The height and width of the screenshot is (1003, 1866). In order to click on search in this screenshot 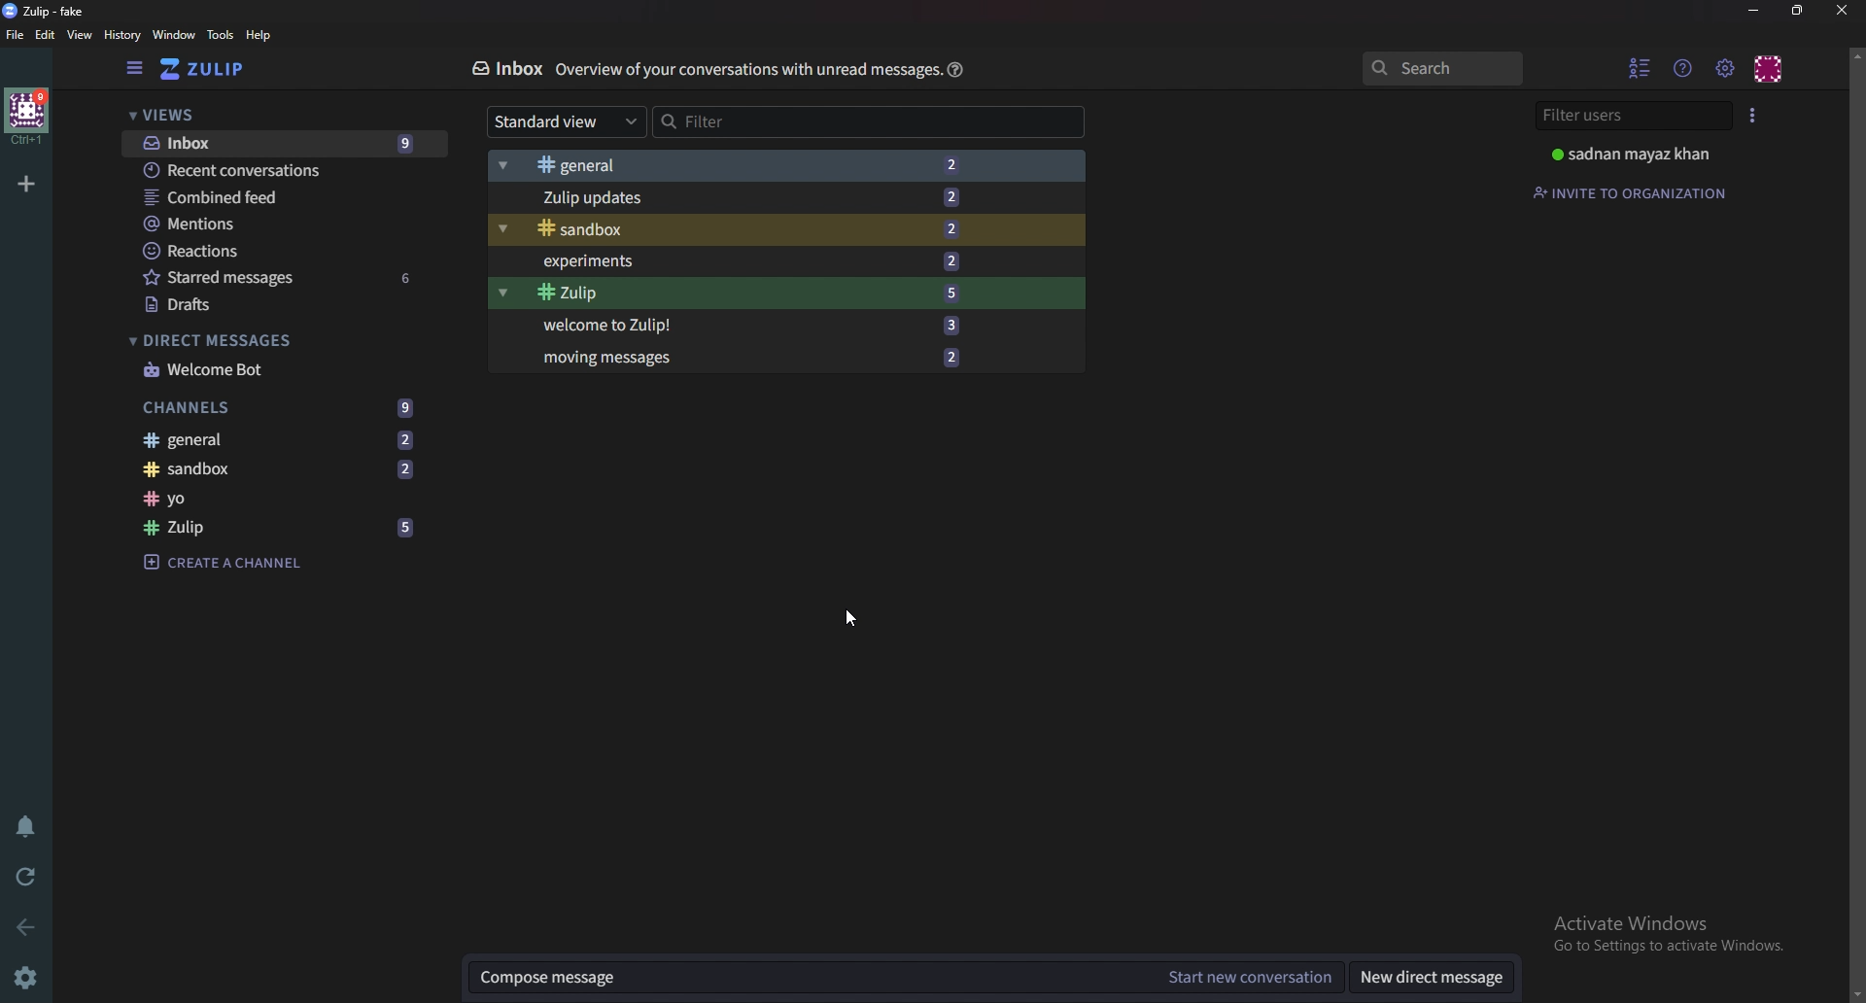, I will do `click(1450, 67)`.